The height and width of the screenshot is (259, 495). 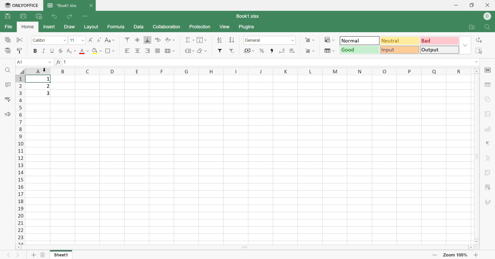 I want to click on Output, so click(x=440, y=50).